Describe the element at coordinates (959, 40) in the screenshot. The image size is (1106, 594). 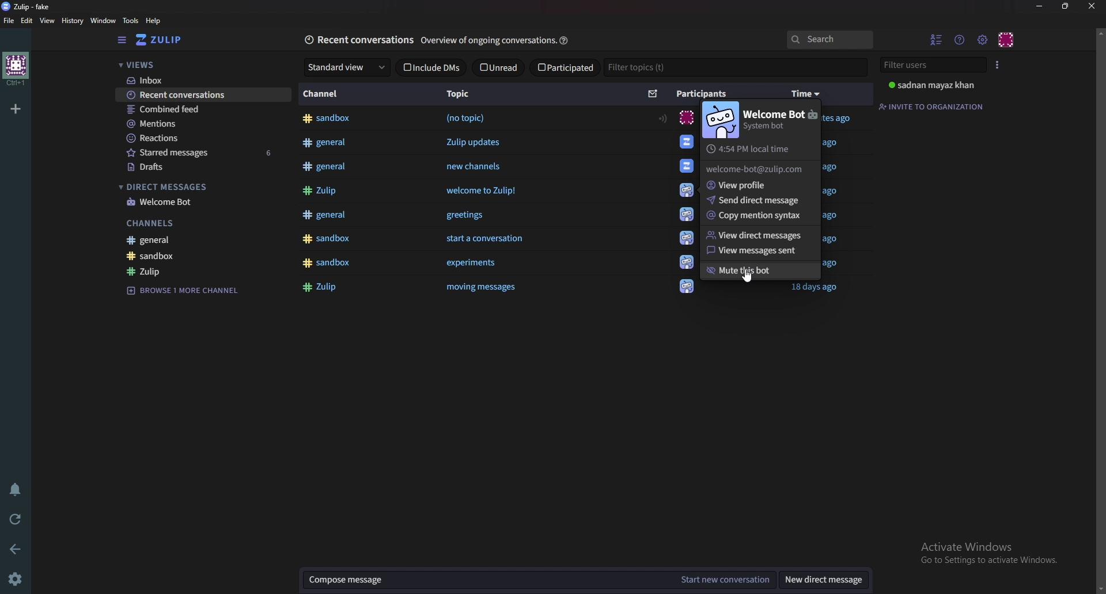
I see `help menu` at that location.